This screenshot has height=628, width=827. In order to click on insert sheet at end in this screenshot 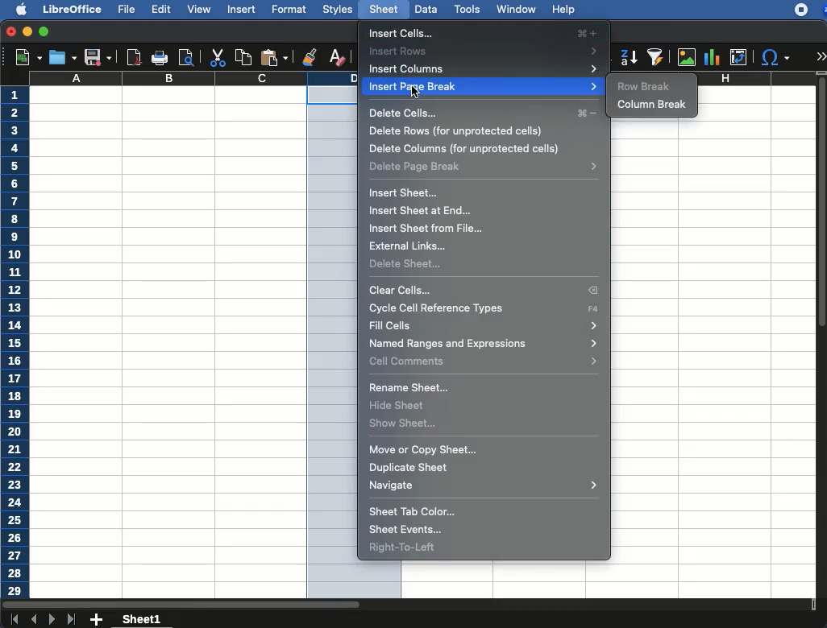, I will do `click(422, 210)`.